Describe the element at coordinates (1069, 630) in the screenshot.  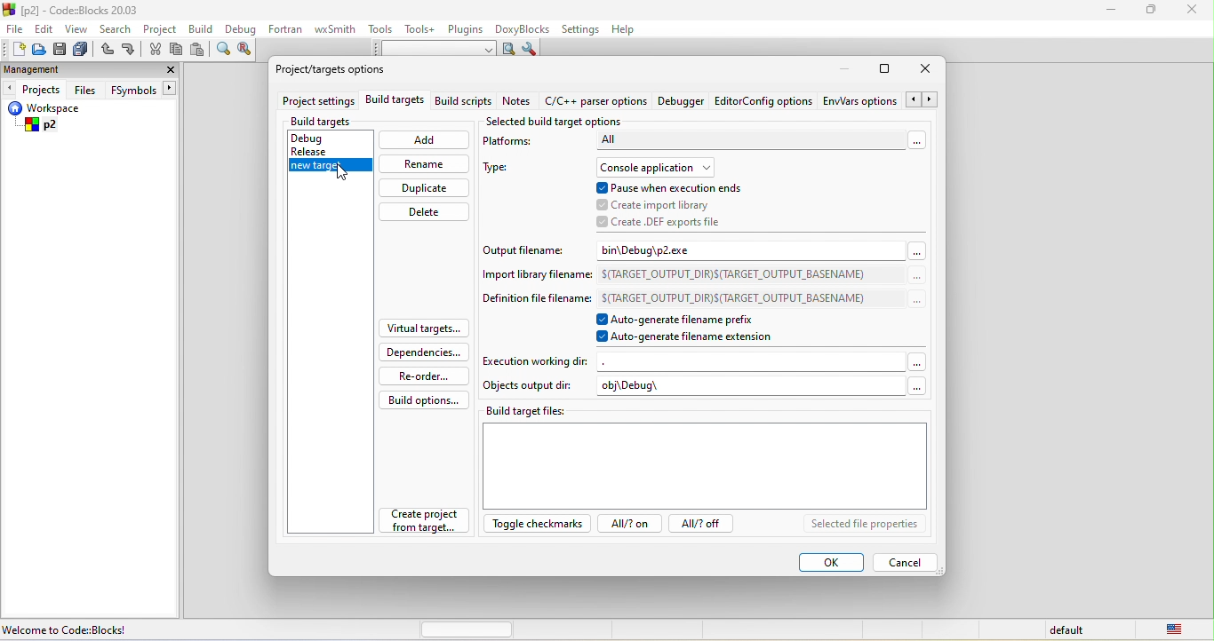
I see `default` at that location.